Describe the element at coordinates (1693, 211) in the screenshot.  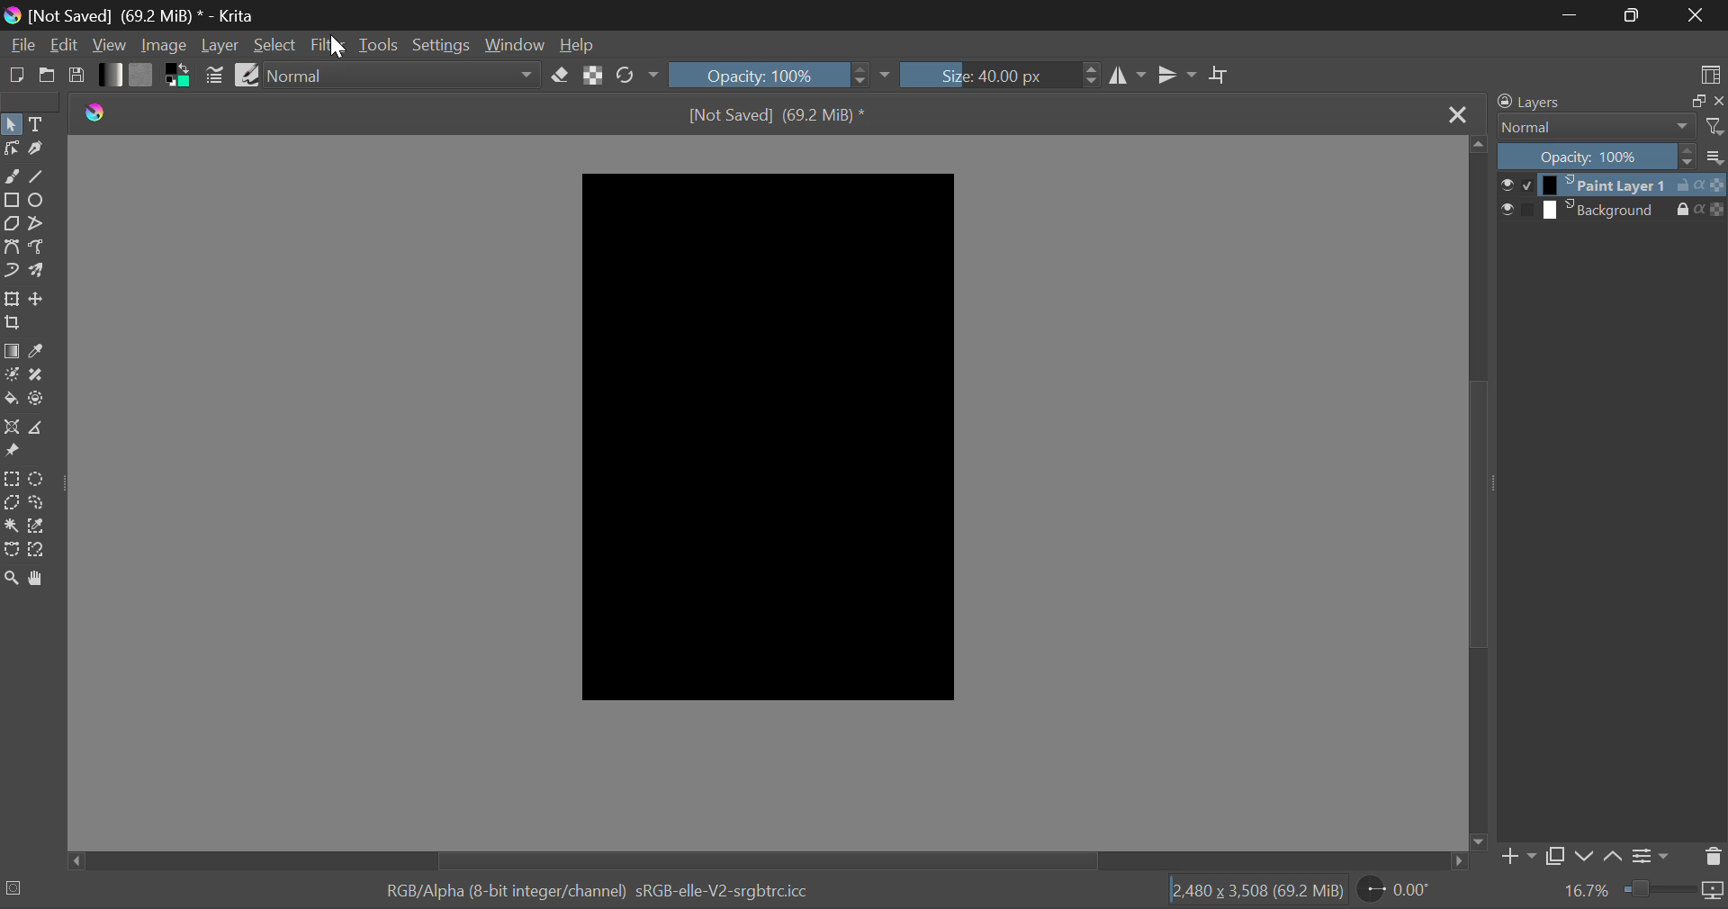
I see `alpha` at that location.